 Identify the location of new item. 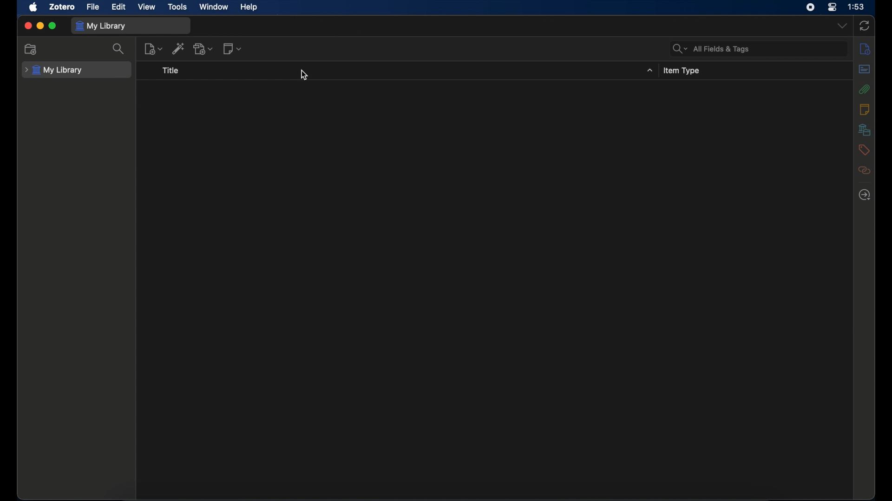
(153, 49).